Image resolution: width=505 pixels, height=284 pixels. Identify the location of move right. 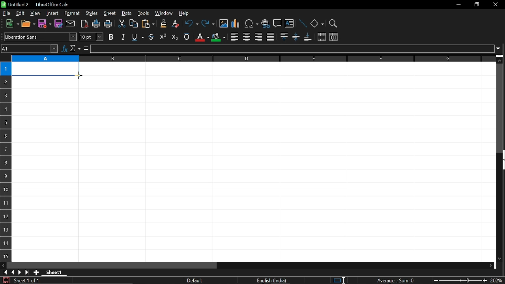
(491, 265).